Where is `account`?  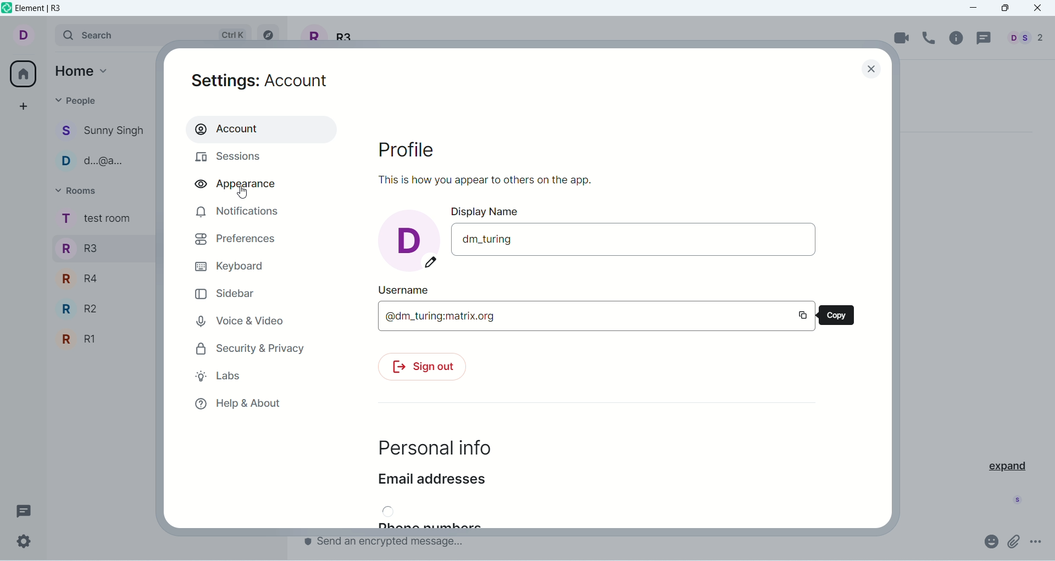
account is located at coordinates (261, 127).